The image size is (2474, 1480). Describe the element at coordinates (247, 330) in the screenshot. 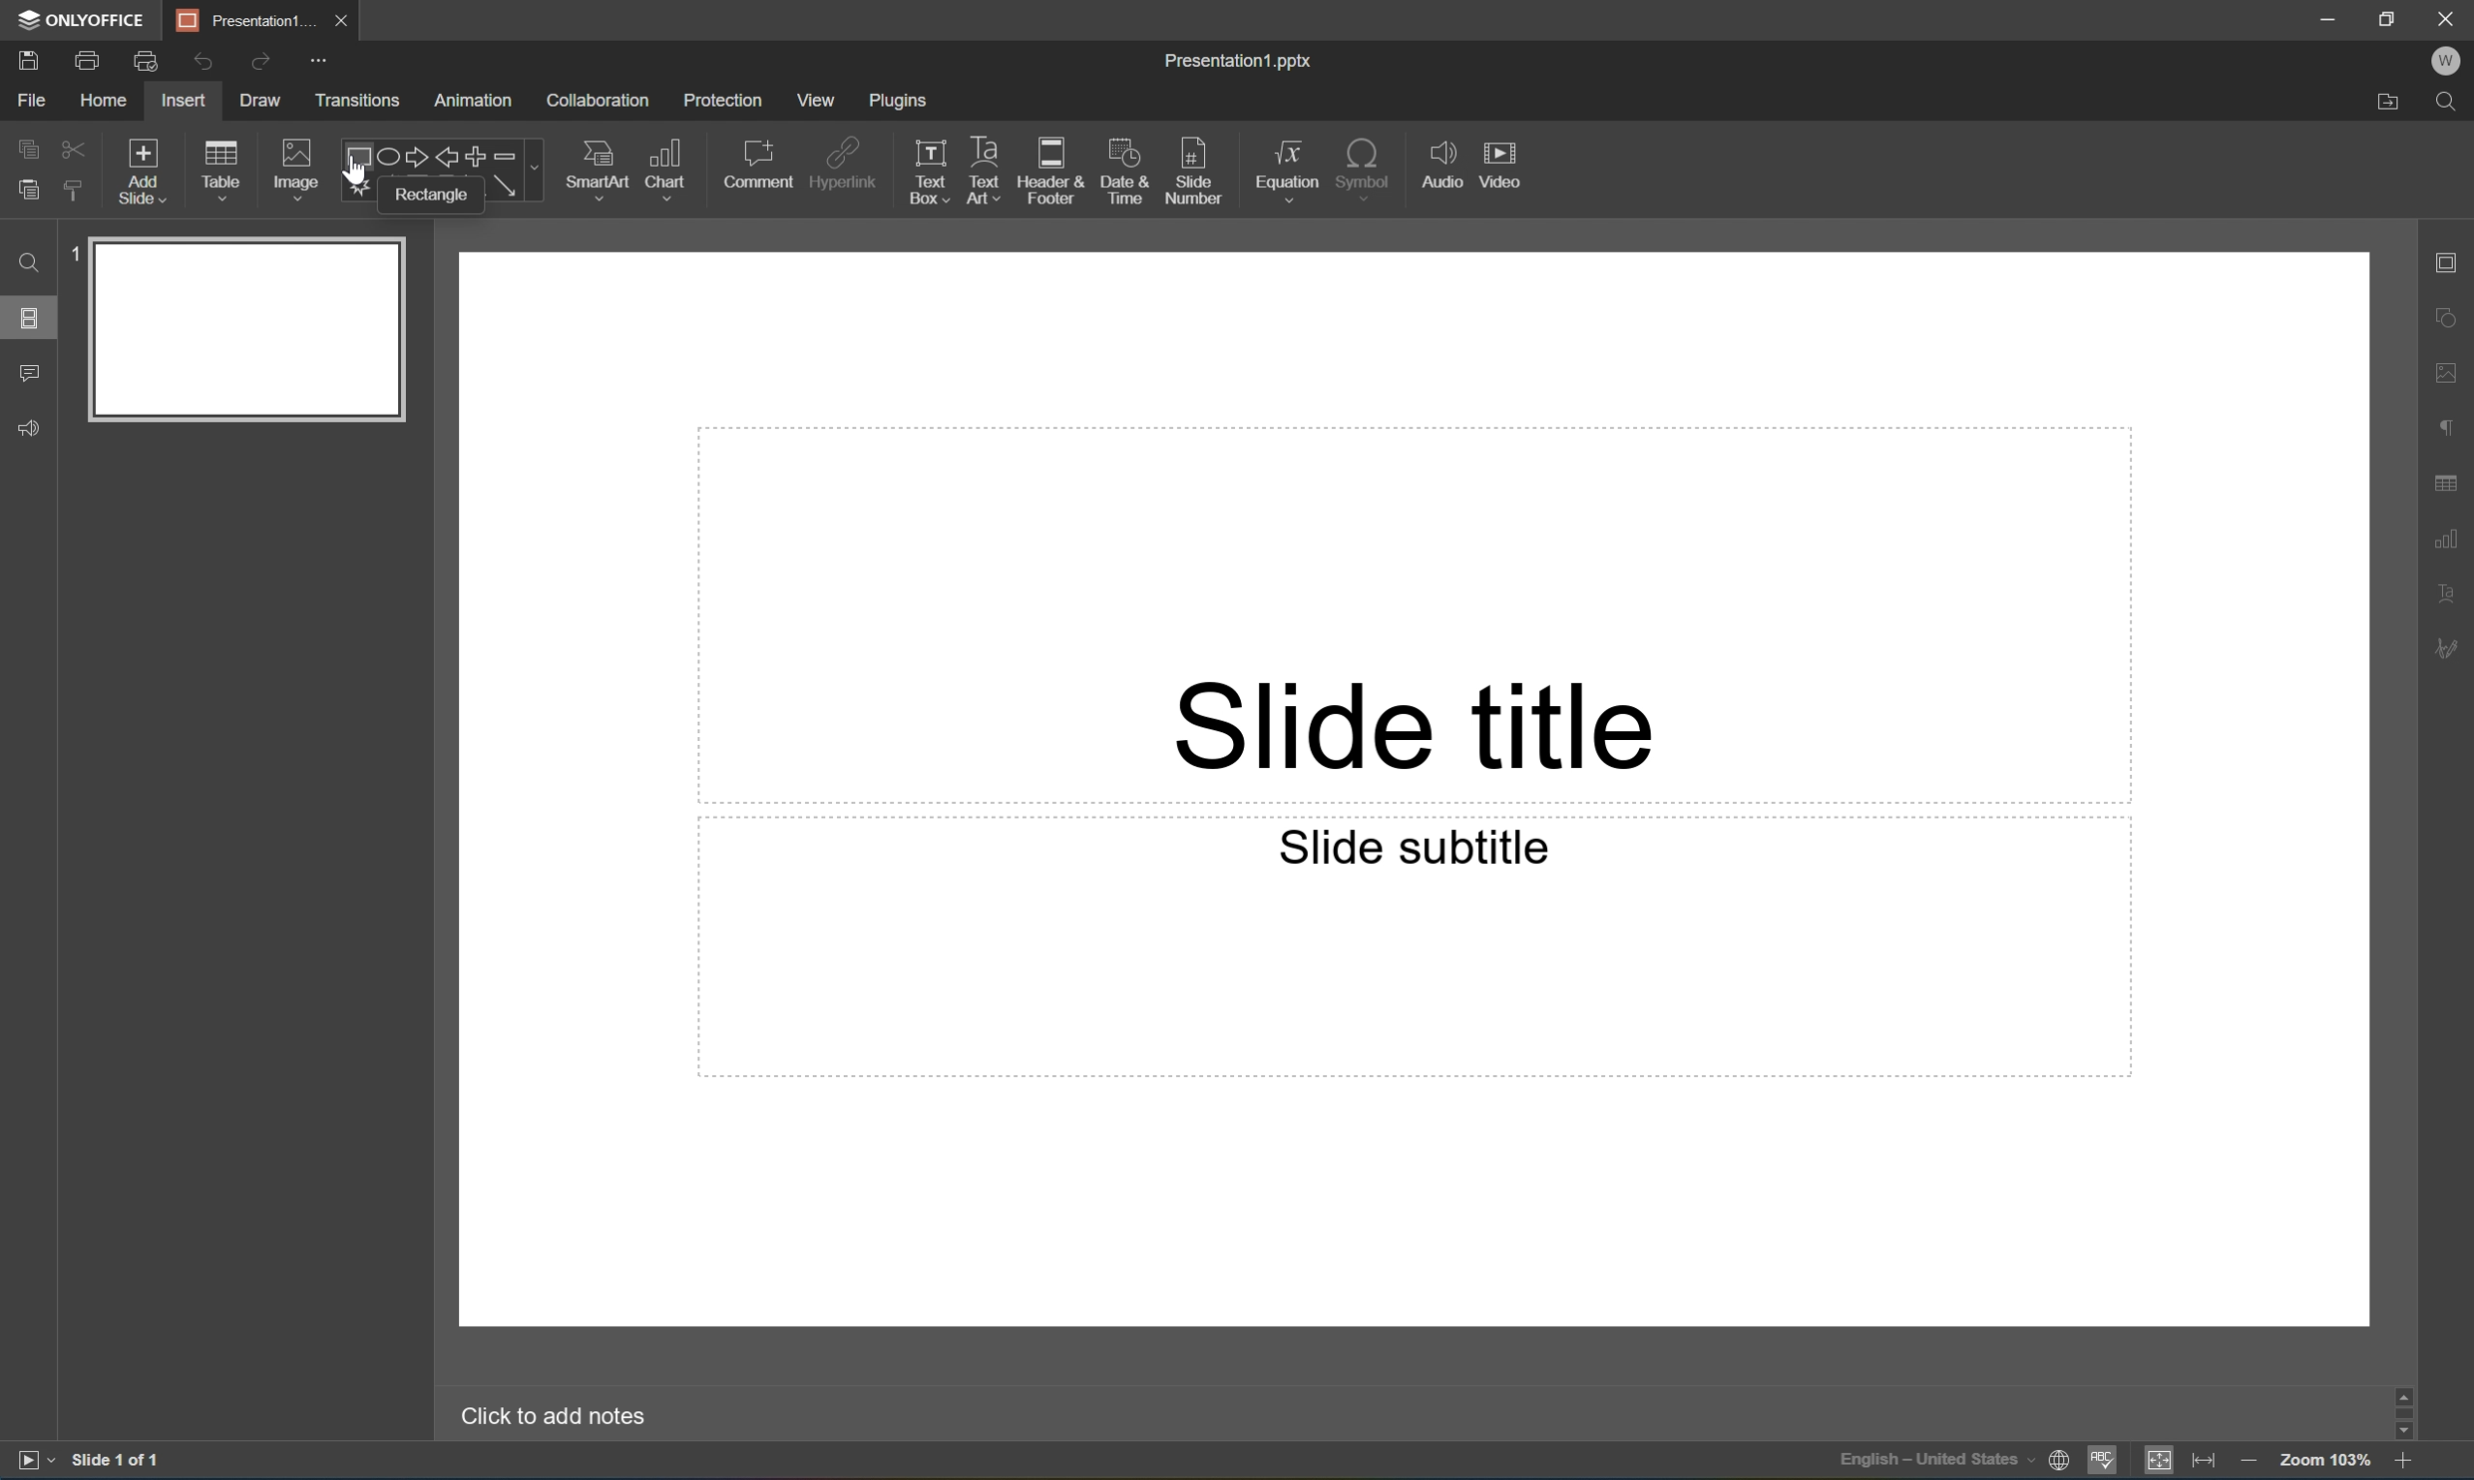

I see `Slide` at that location.